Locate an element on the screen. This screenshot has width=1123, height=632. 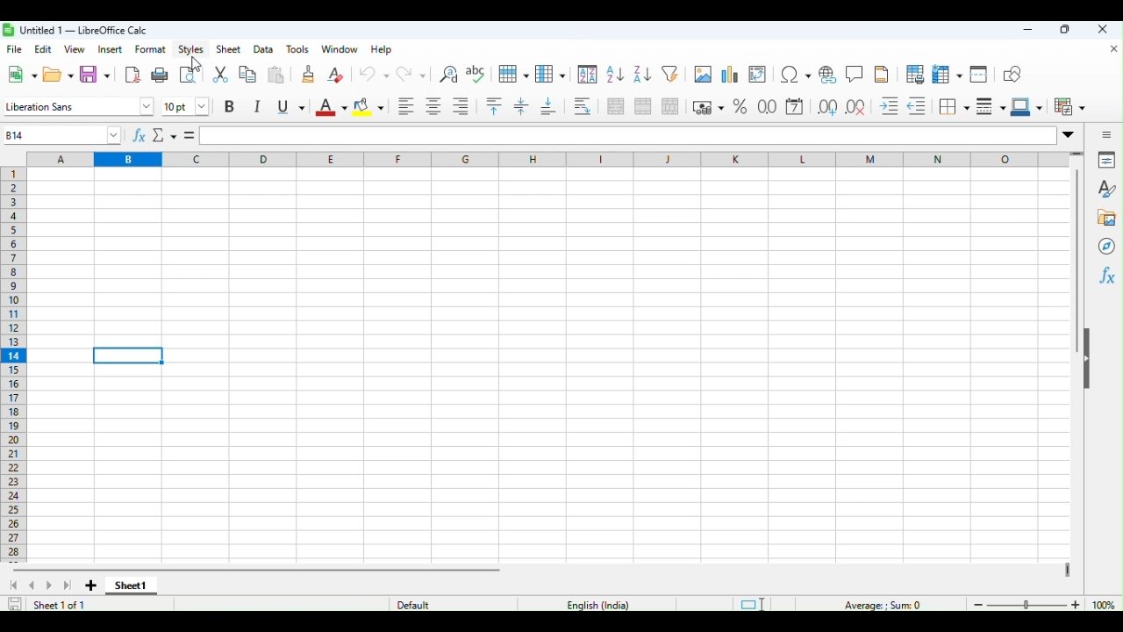
Collapse is located at coordinates (1093, 362).